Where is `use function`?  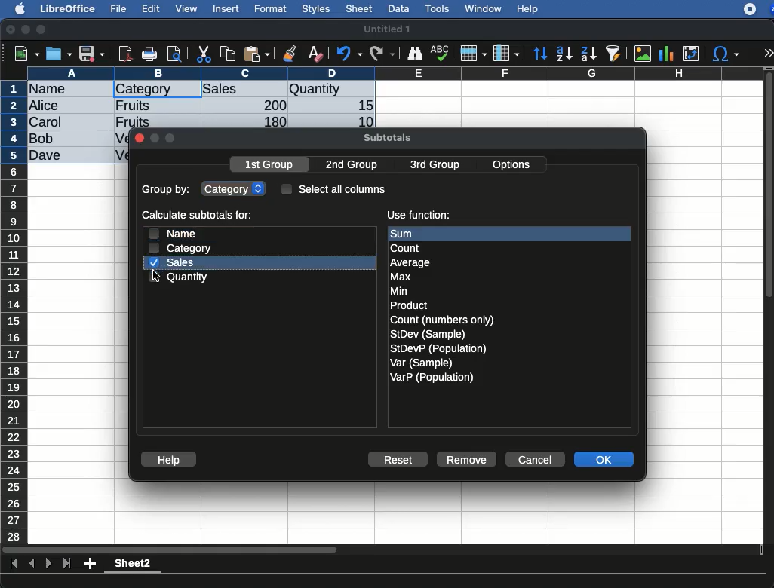 use function is located at coordinates (418, 216).